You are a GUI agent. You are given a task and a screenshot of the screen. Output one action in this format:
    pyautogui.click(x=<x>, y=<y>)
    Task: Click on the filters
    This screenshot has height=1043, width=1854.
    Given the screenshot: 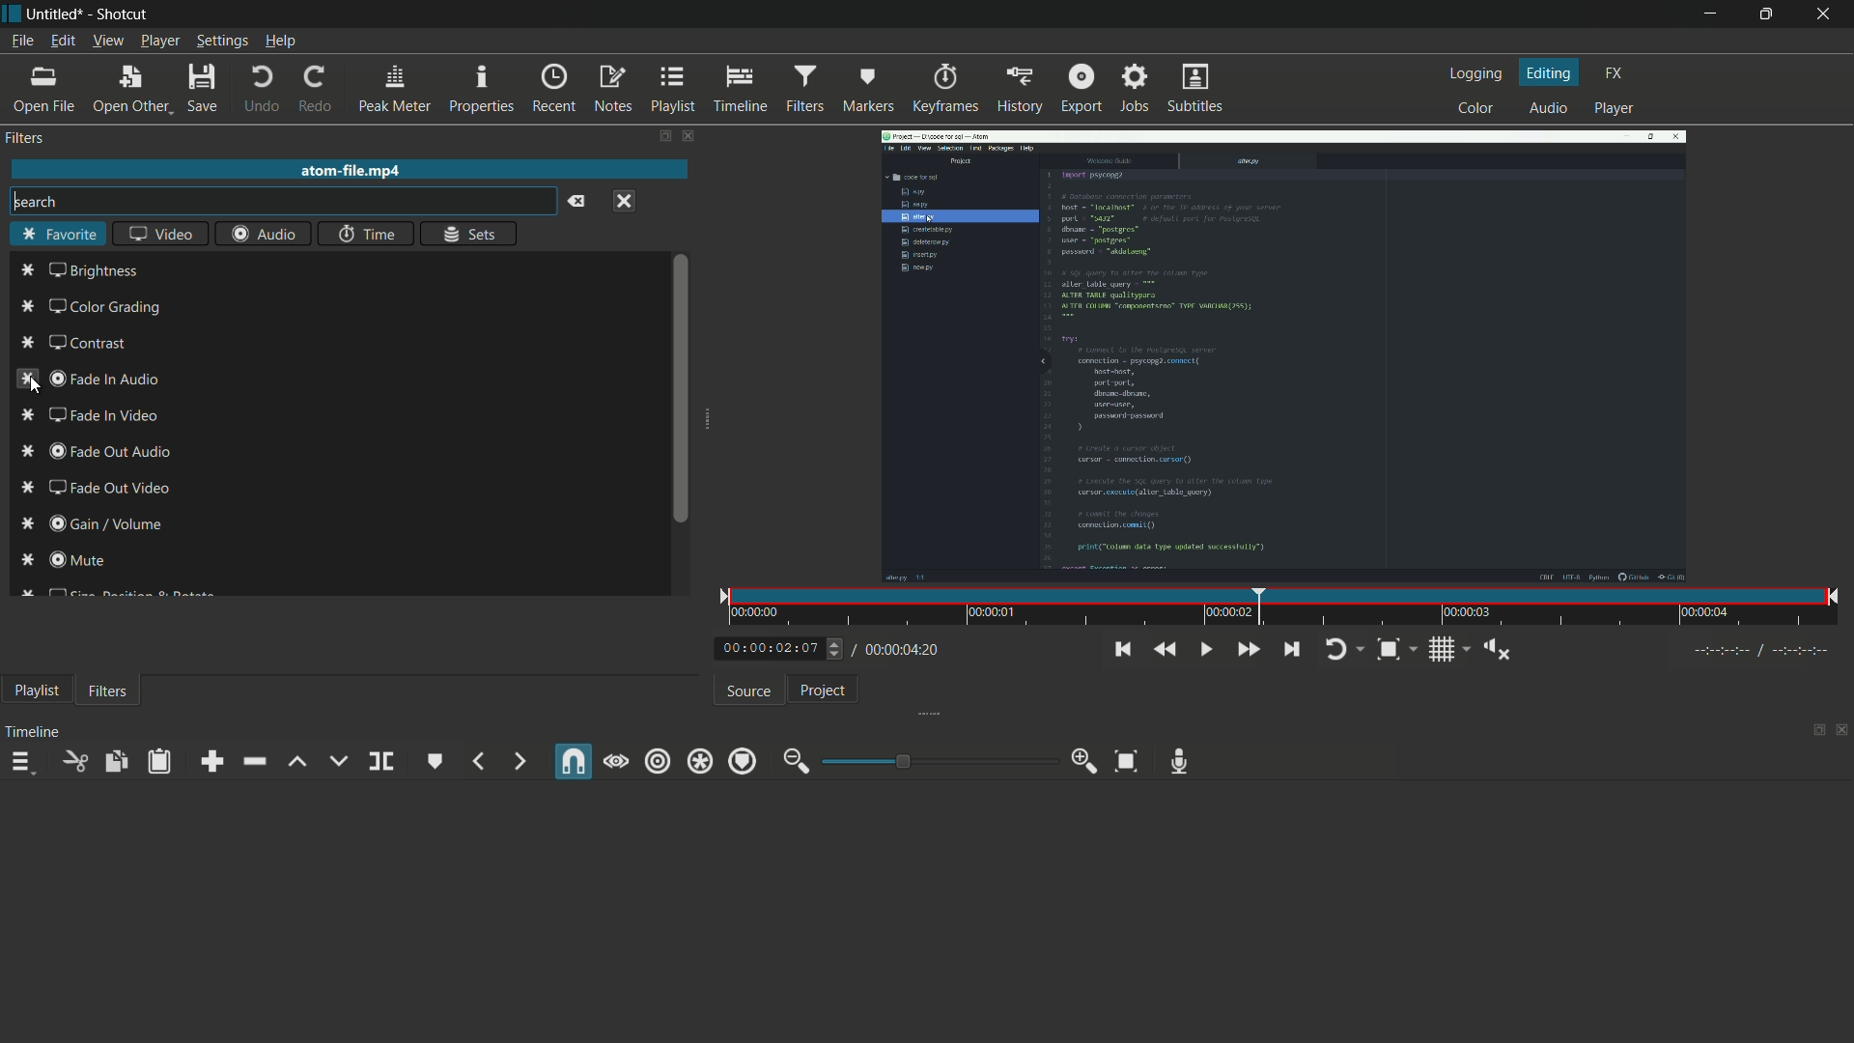 What is the action you would take?
    pyautogui.click(x=25, y=137)
    